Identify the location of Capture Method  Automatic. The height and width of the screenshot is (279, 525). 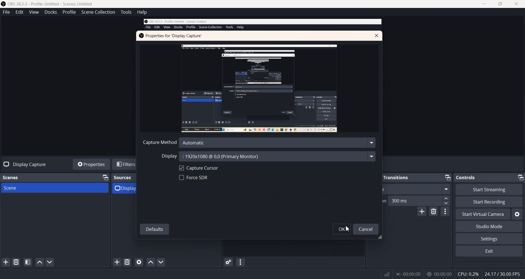
(259, 143).